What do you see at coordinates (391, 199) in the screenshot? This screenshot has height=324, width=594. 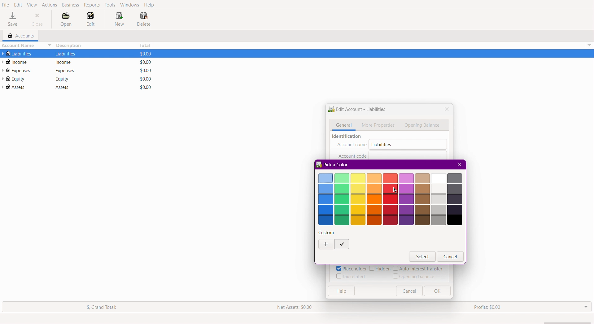 I see `Color options` at bounding box center [391, 199].